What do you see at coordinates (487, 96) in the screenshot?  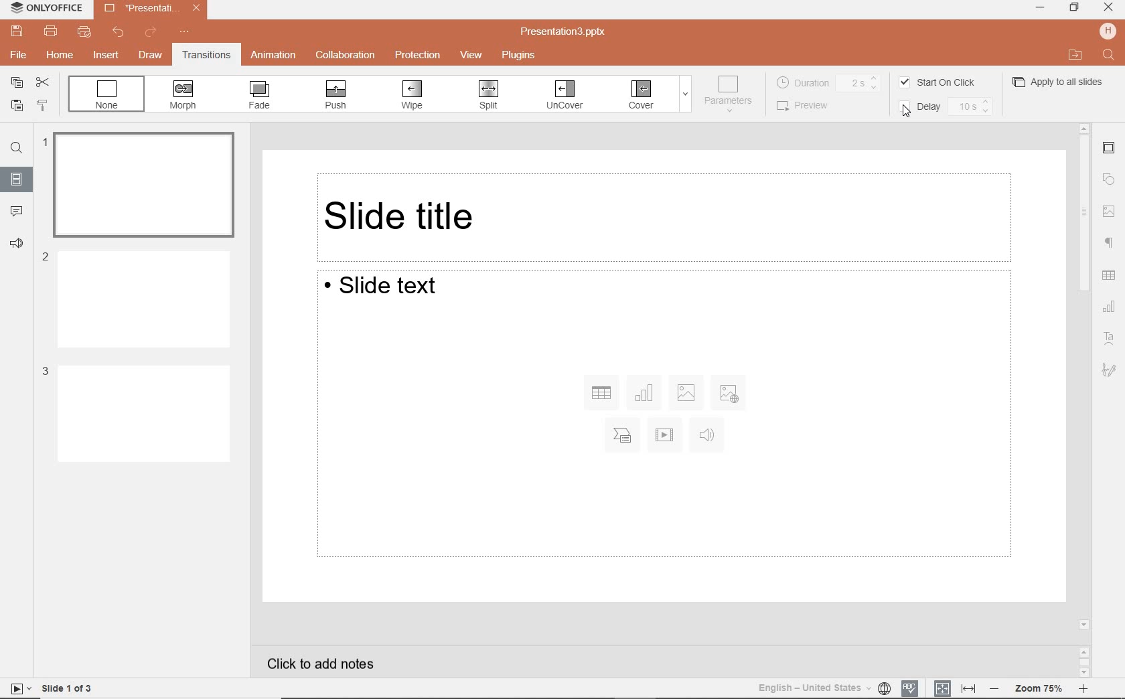 I see `SPLIT` at bounding box center [487, 96].